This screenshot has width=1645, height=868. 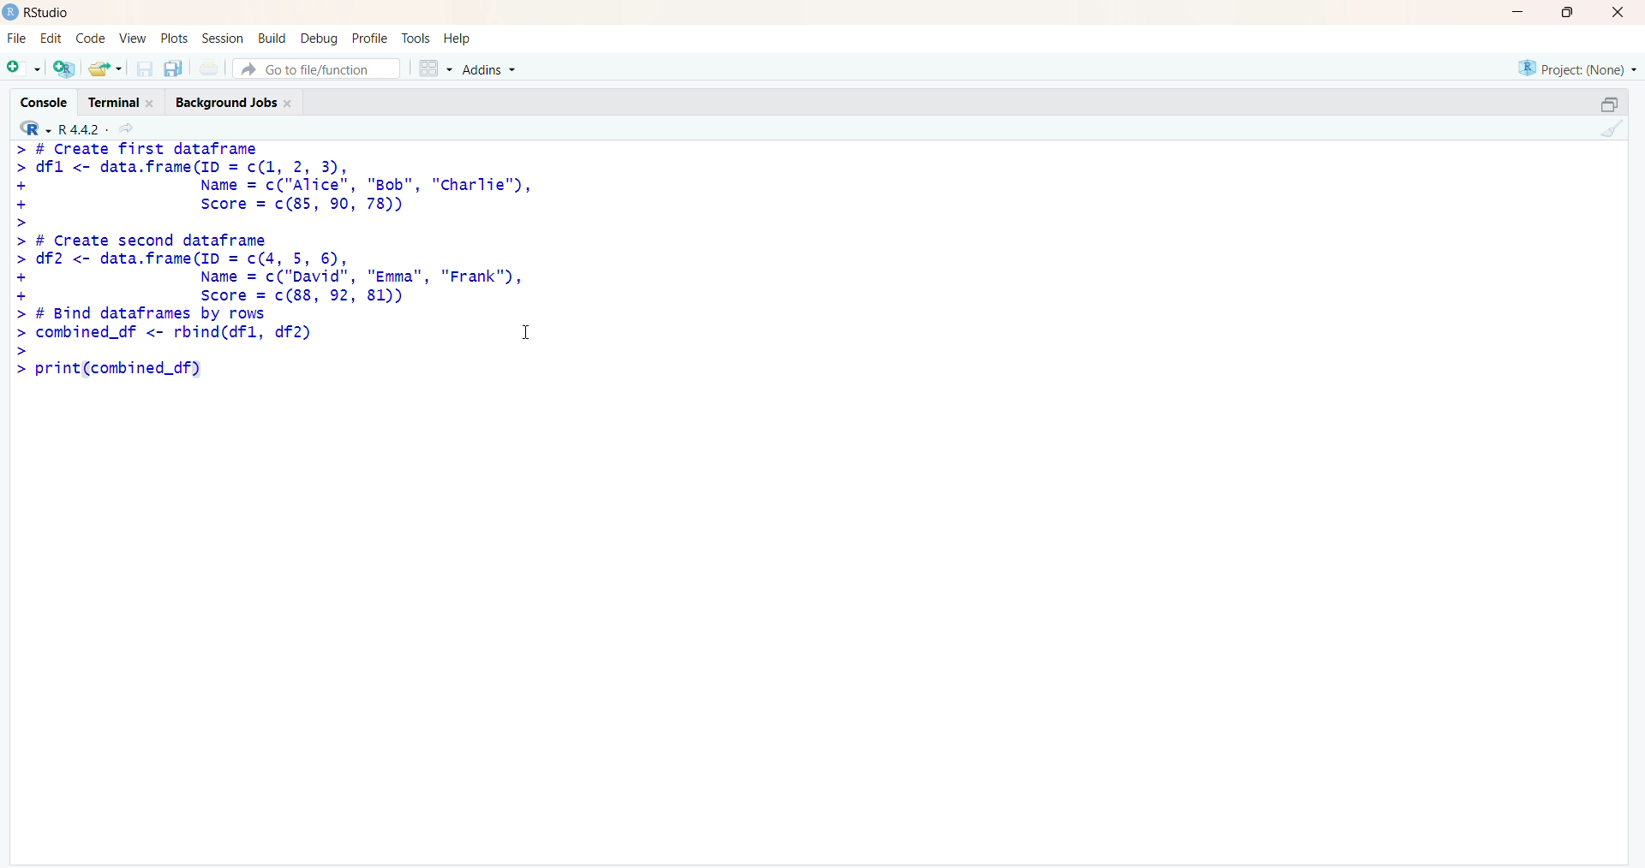 What do you see at coordinates (434, 68) in the screenshot?
I see `workspace panes` at bounding box center [434, 68].